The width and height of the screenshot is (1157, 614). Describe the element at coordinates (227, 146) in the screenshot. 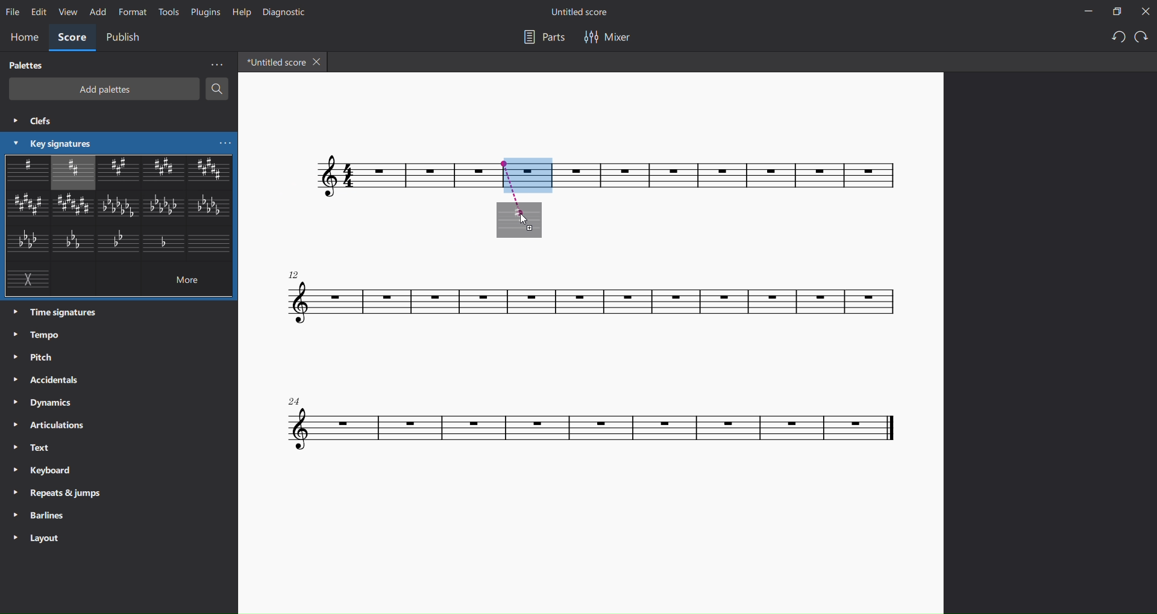

I see `more key signatures options` at that location.